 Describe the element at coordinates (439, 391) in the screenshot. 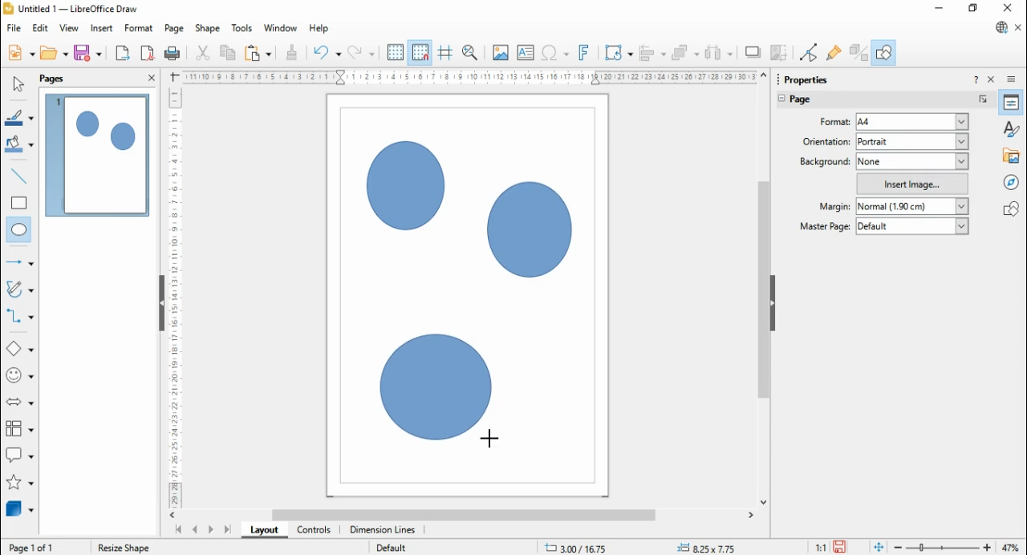

I see `Circle shape` at that location.